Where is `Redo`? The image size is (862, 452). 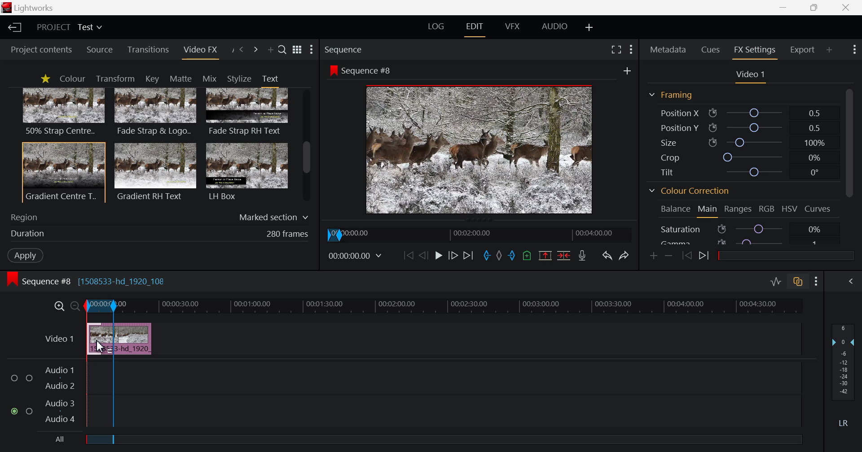 Redo is located at coordinates (625, 255).